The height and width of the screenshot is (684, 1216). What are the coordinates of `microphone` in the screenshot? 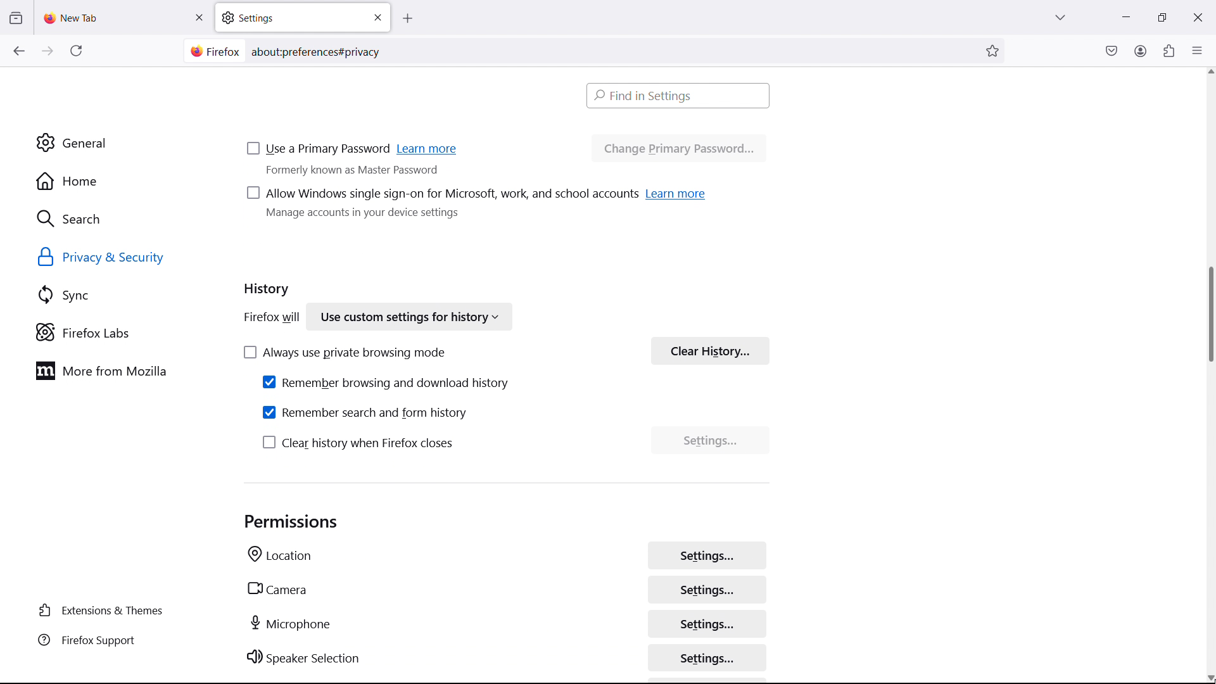 It's located at (292, 621).